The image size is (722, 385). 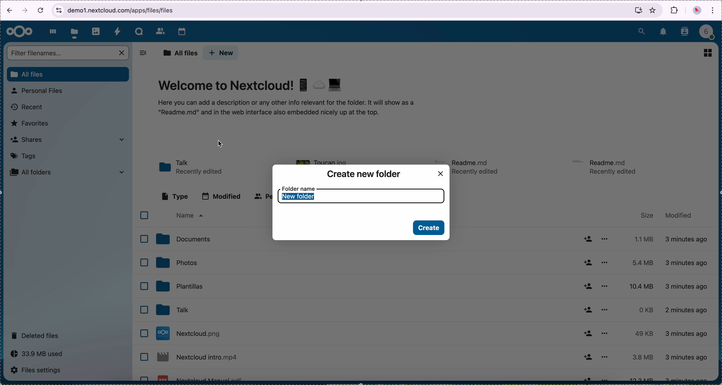 What do you see at coordinates (604, 357) in the screenshot?
I see `more options` at bounding box center [604, 357].